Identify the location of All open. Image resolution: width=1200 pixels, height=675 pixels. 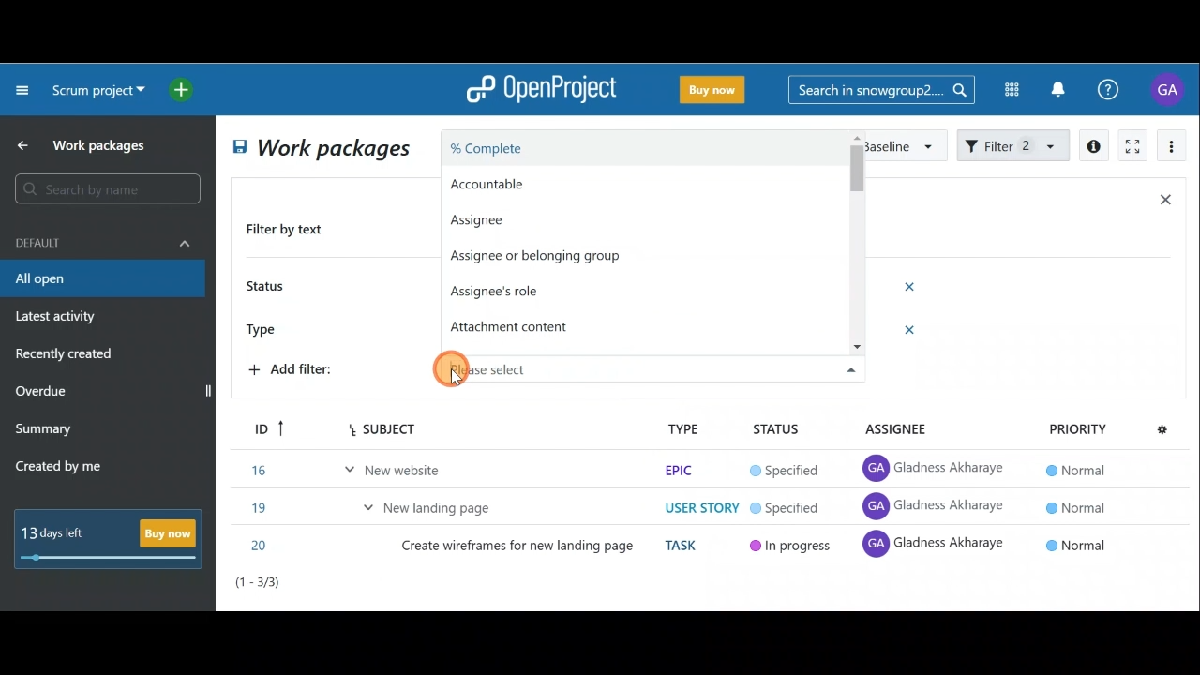
(319, 150).